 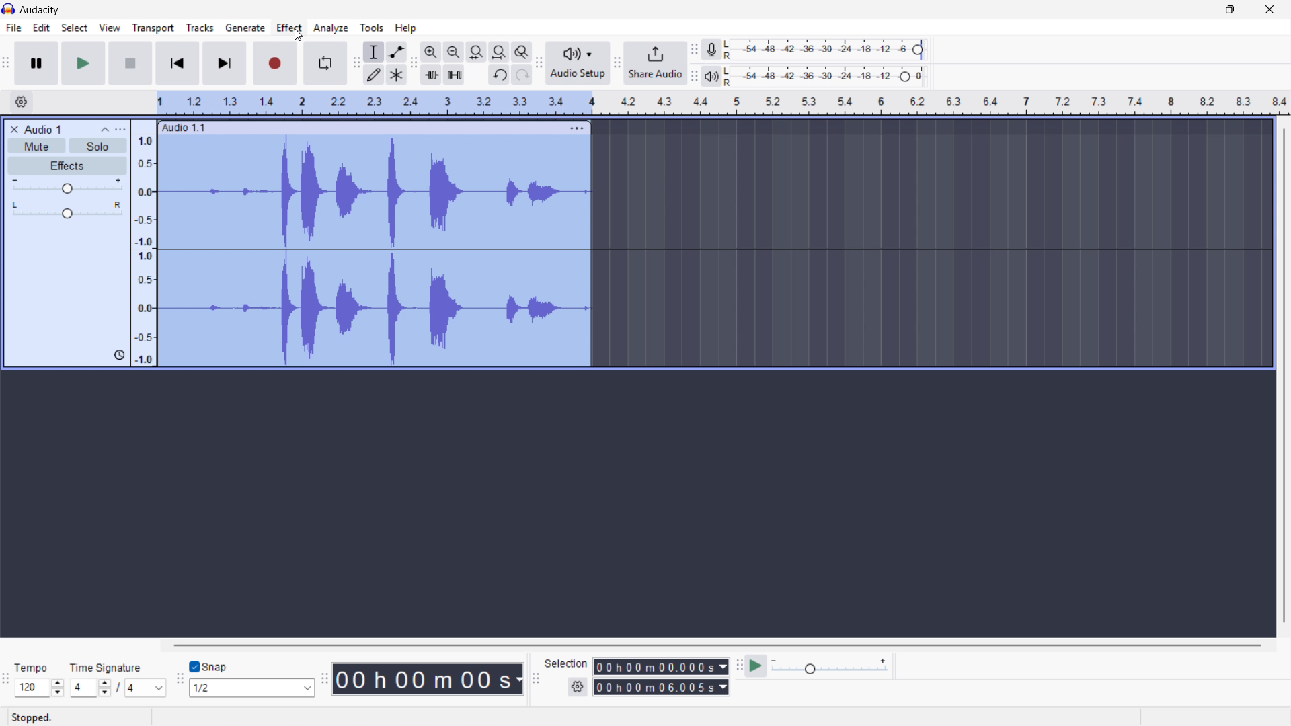 I want to click on Playback metre, so click(x=713, y=77).